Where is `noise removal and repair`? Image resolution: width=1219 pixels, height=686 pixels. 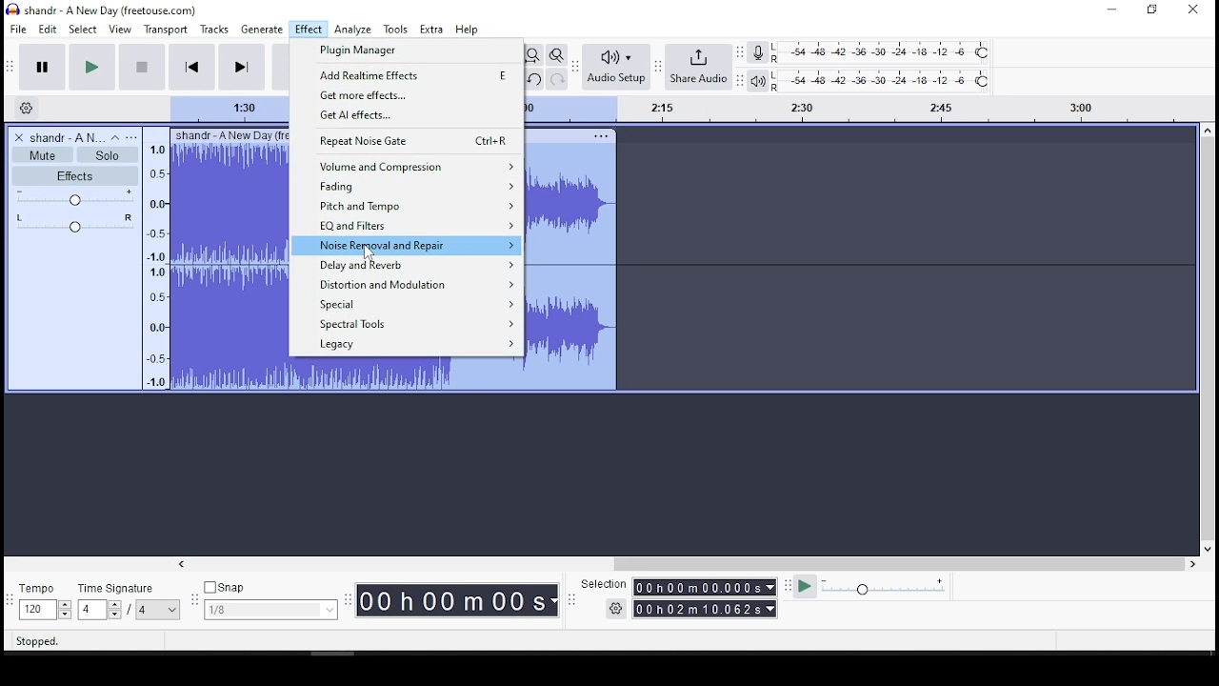
noise removal and repair is located at coordinates (405, 244).